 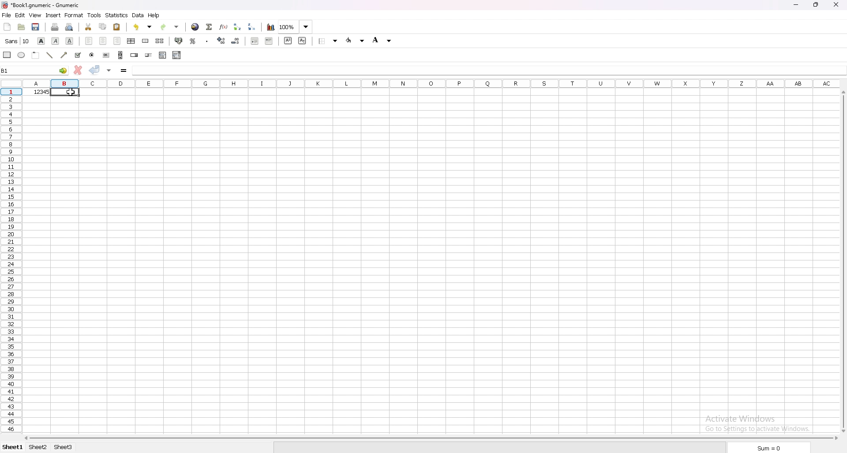 I want to click on decrease decimals, so click(x=236, y=41).